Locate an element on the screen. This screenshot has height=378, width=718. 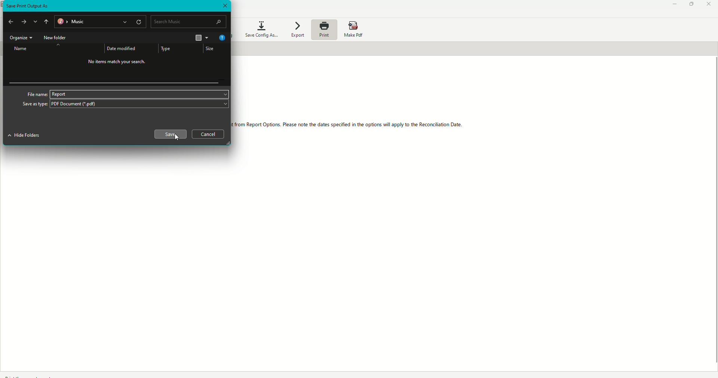
Minimize is located at coordinates (671, 5).